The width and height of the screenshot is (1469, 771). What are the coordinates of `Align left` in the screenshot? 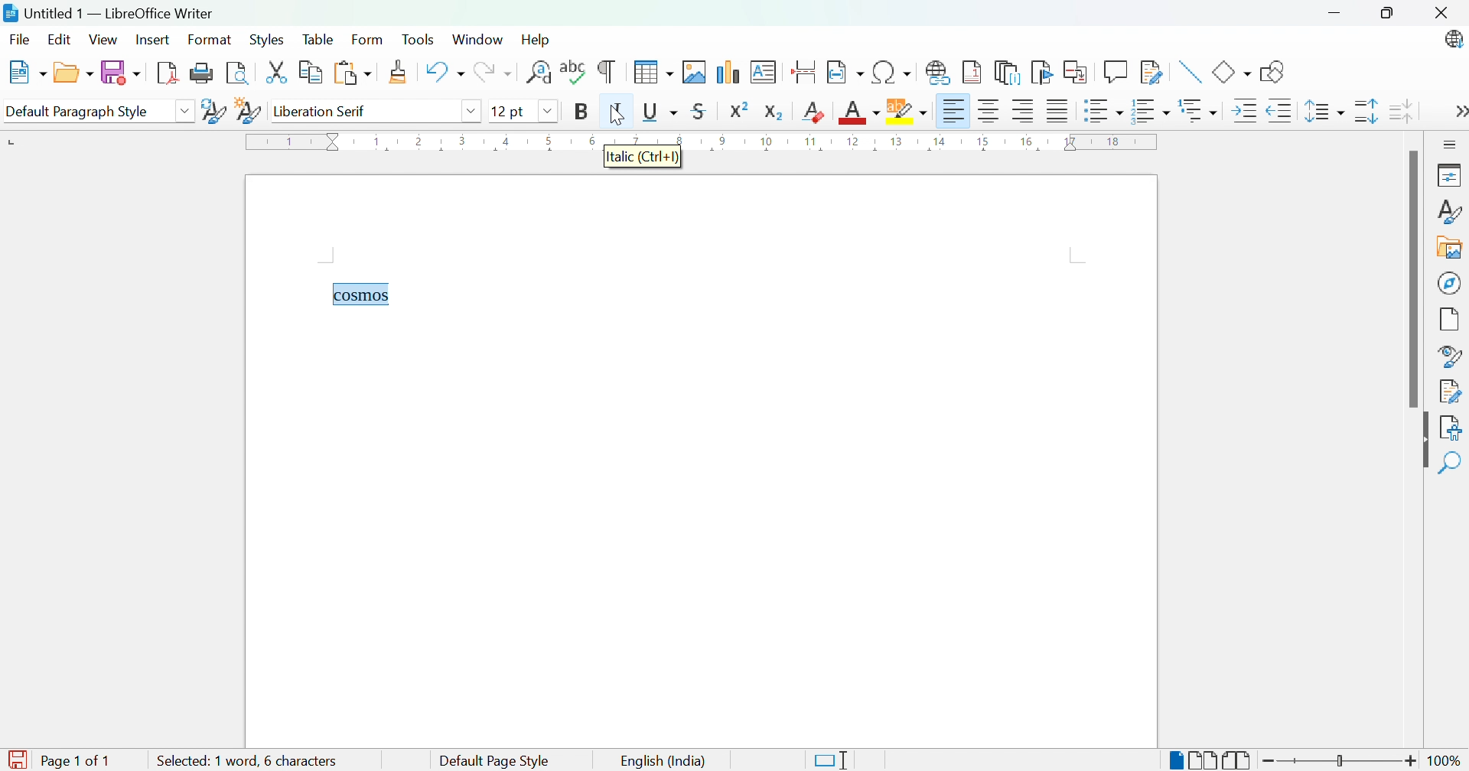 It's located at (954, 112).